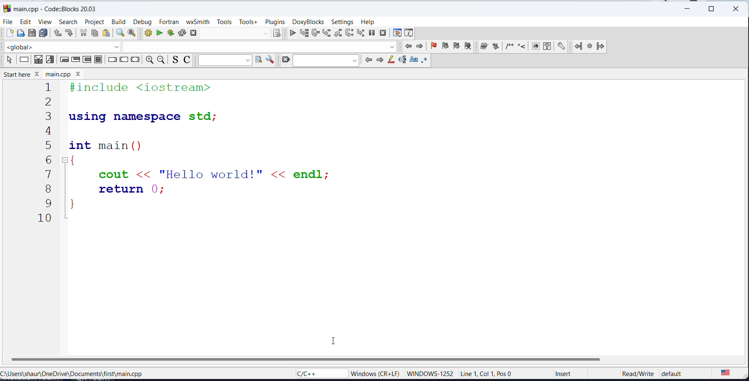  I want to click on view, so click(45, 22).